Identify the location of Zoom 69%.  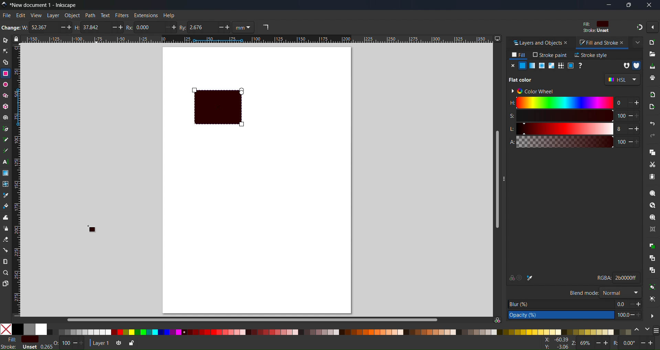
(586, 344).